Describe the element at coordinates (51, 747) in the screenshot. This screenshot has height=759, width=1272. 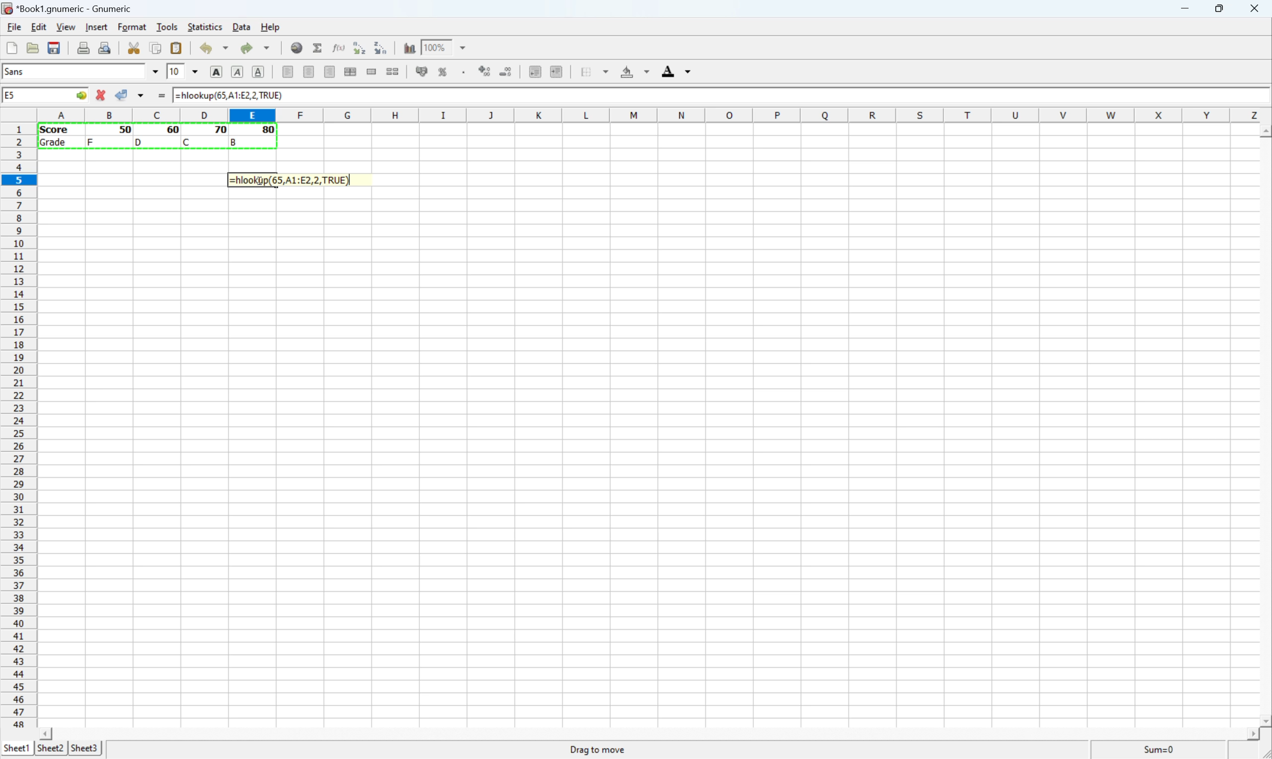
I see `Sheet 2` at that location.